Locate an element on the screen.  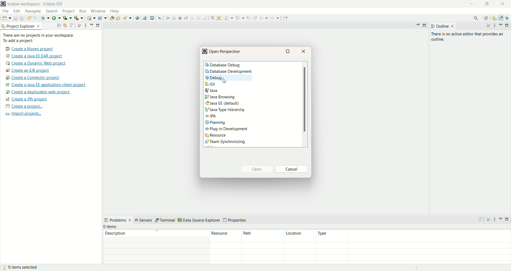
create a Java EE EAR project is located at coordinates (35, 56).